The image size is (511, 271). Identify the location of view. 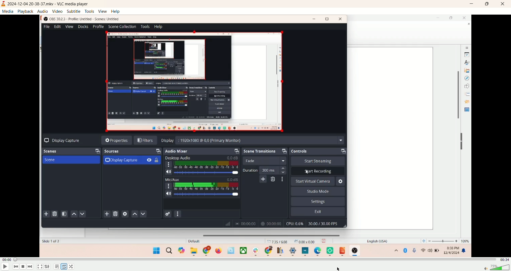
(103, 11).